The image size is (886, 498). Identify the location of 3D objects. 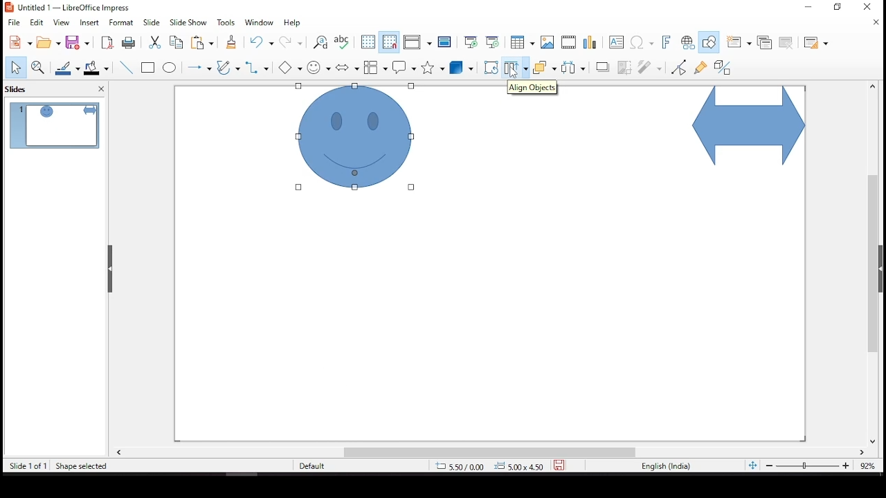
(462, 68).